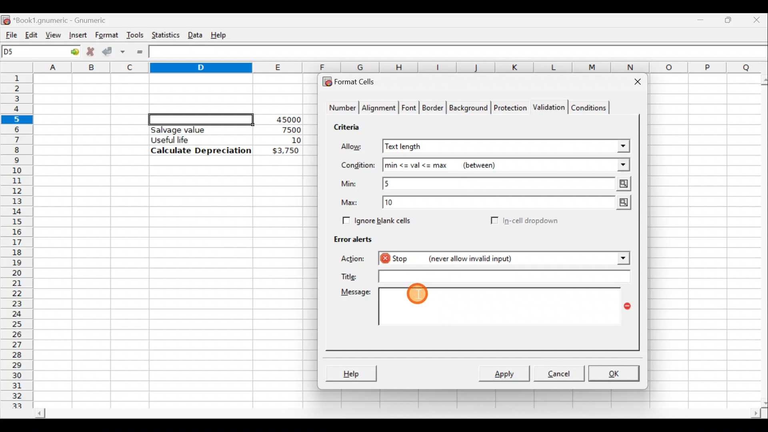 The image size is (768, 432). I want to click on Enter formula, so click(140, 52).